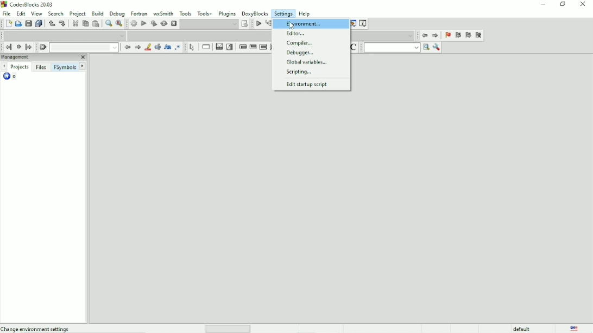 This screenshot has height=333, width=593. Describe the element at coordinates (299, 53) in the screenshot. I see `Debugger.` at that location.